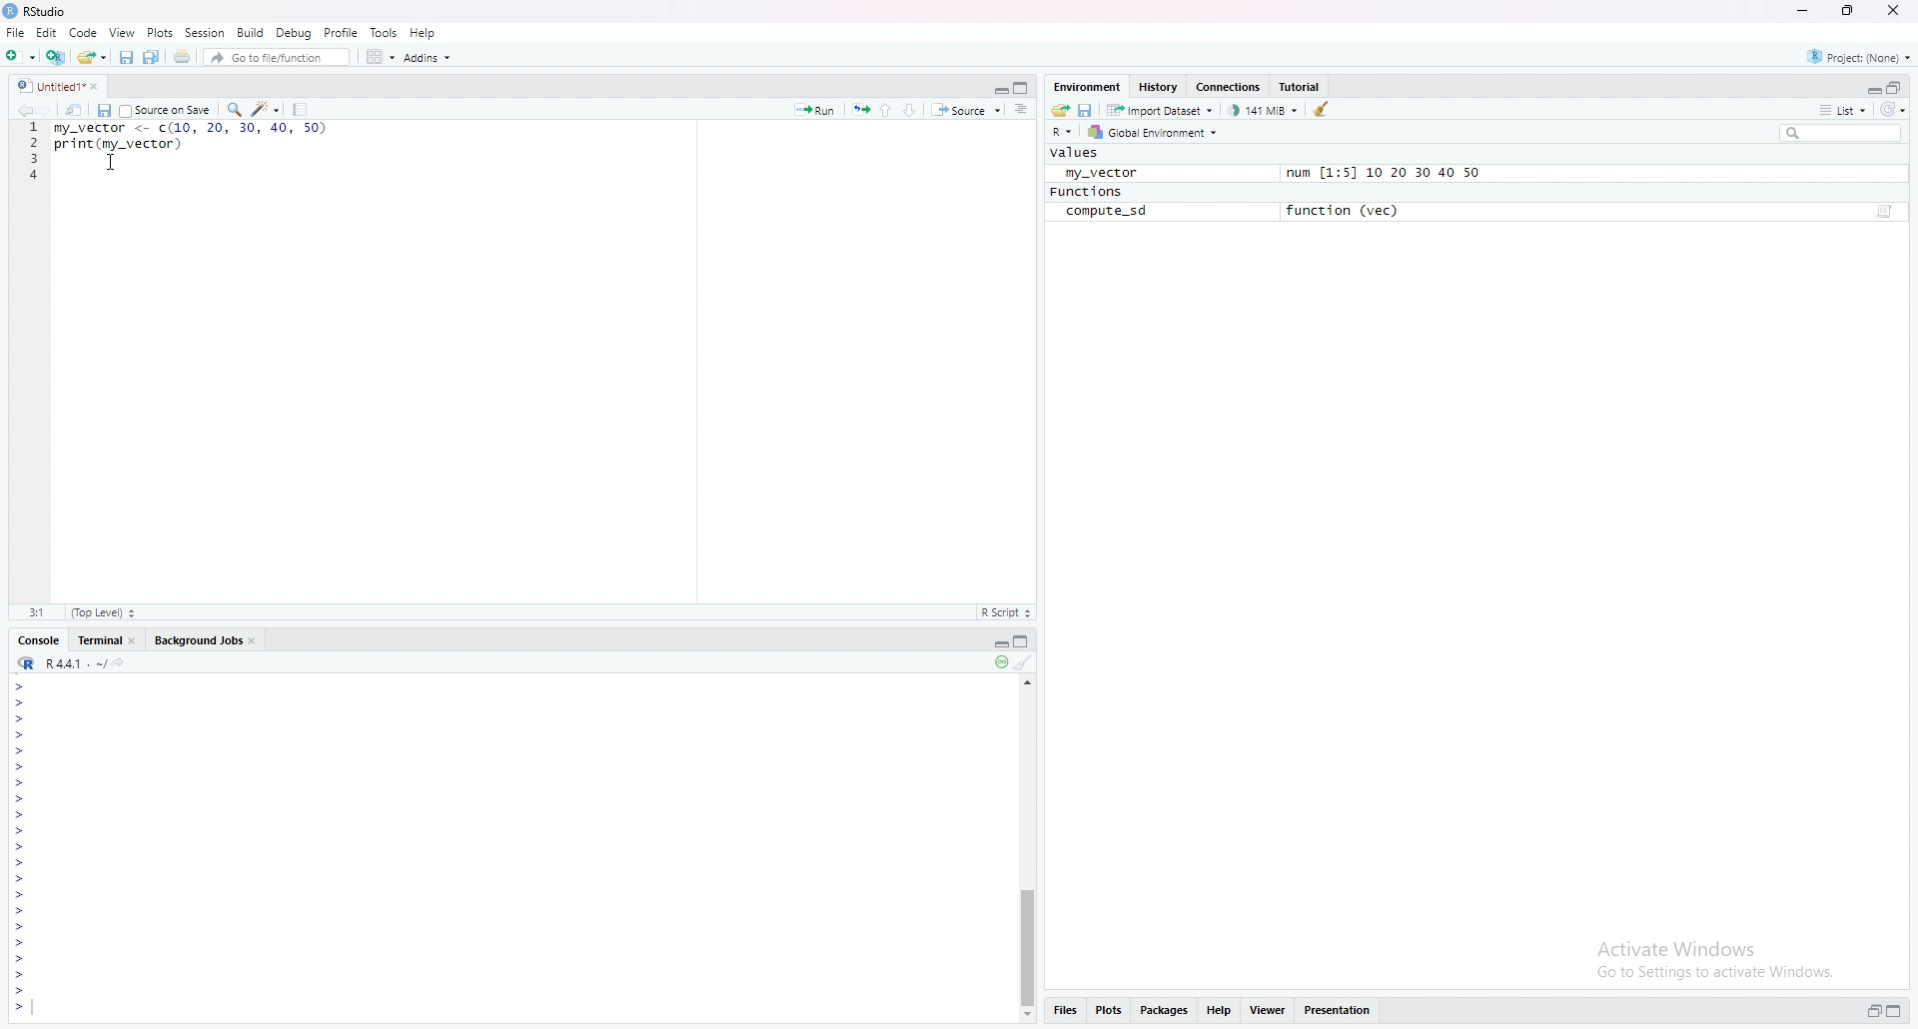 The image size is (1918, 1029). I want to click on Tutorial, so click(1302, 85).